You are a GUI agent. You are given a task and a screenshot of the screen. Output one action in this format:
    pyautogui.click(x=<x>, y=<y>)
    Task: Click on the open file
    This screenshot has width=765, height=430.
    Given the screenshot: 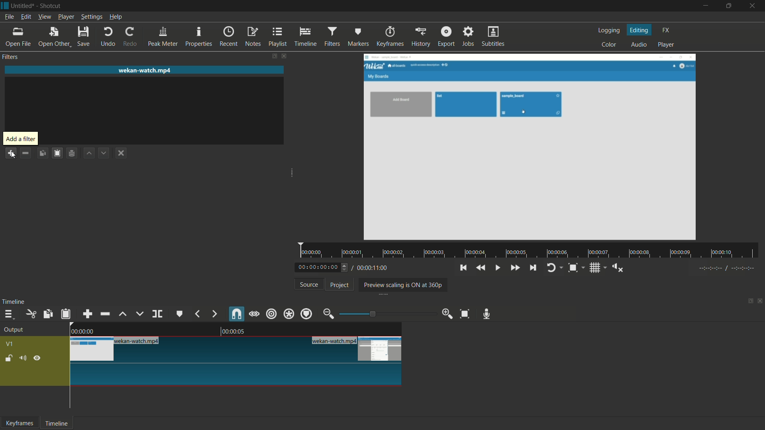 What is the action you would take?
    pyautogui.click(x=16, y=37)
    